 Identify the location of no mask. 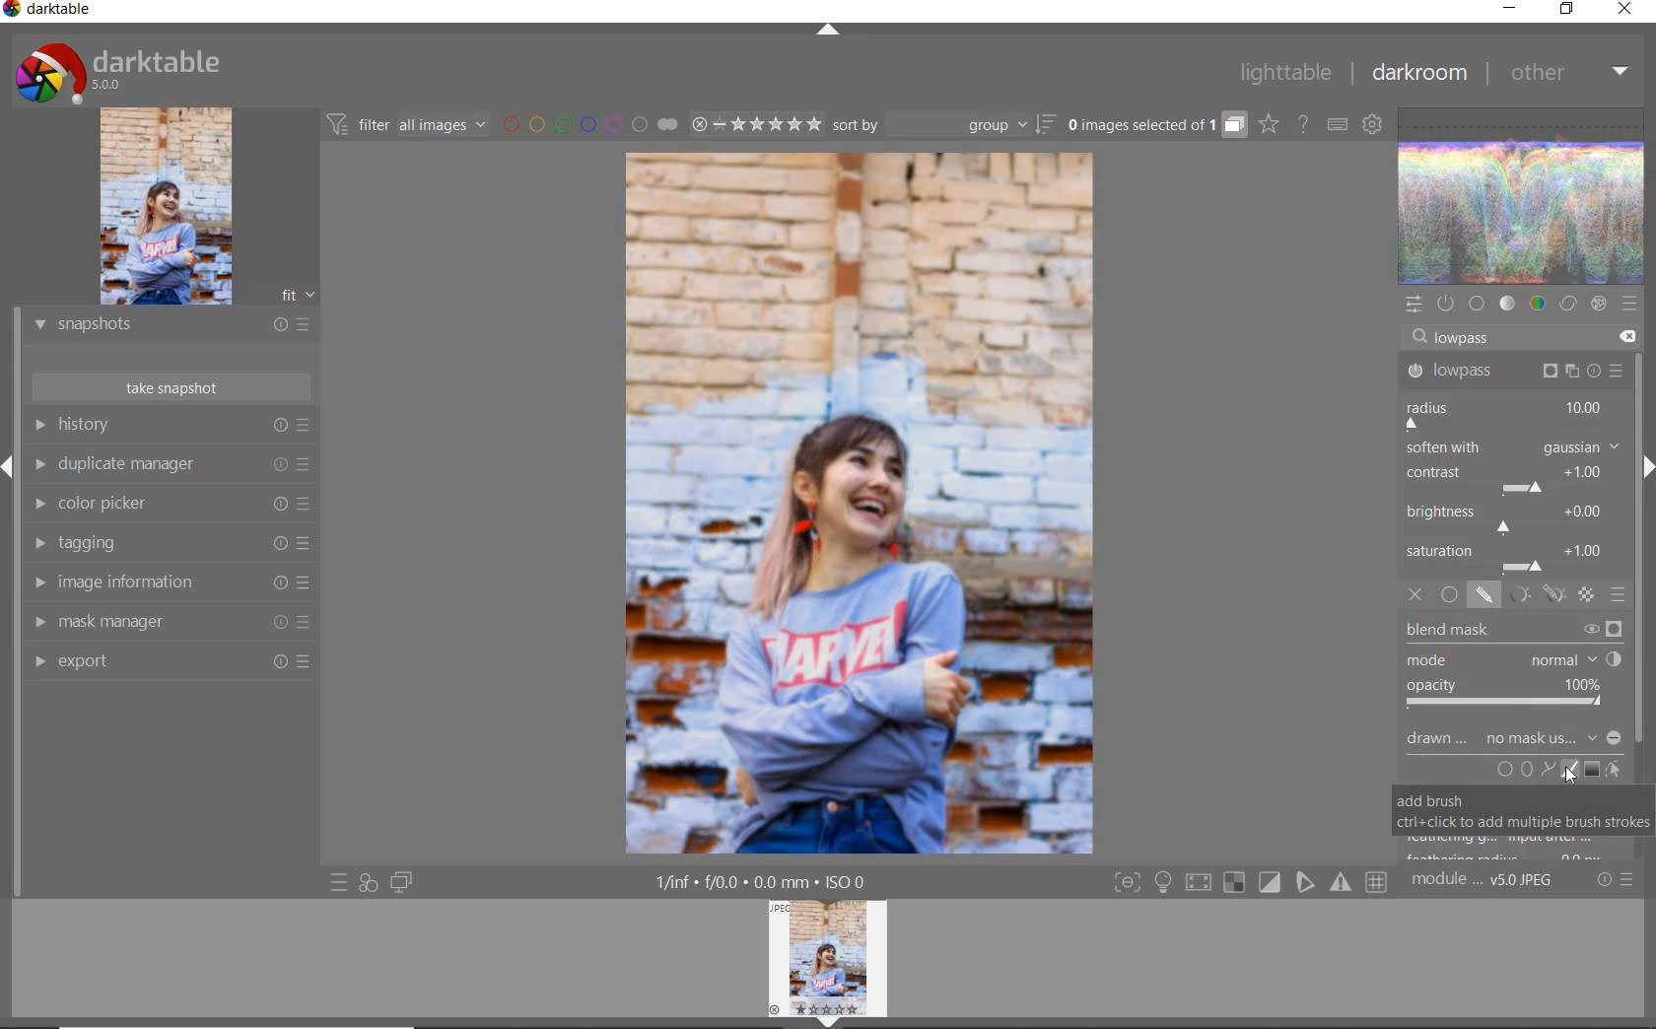
(1552, 739).